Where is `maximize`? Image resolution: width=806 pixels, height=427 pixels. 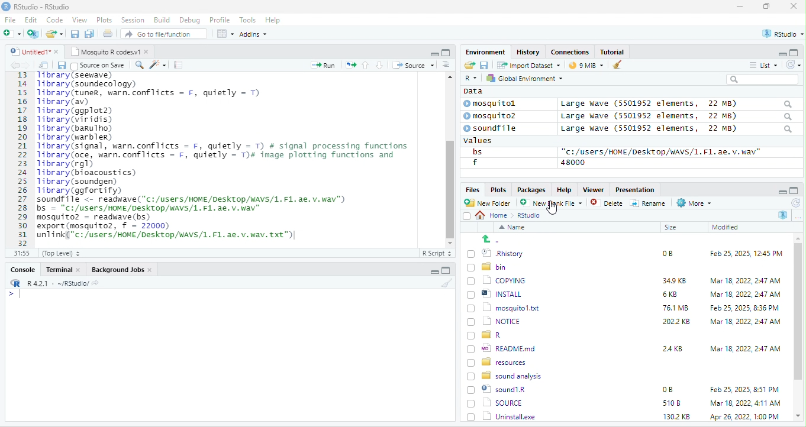 maximize is located at coordinates (769, 7).